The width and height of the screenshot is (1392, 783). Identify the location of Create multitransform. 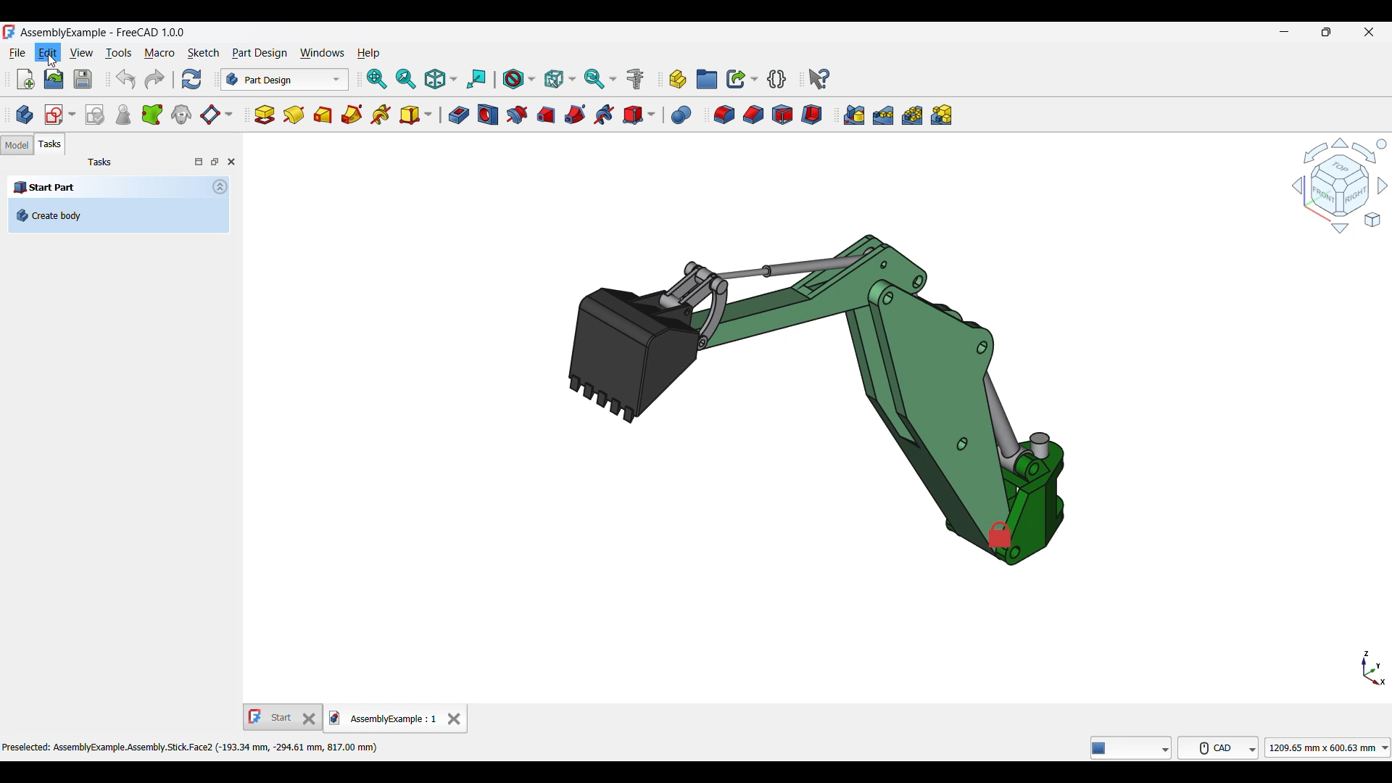
(941, 115).